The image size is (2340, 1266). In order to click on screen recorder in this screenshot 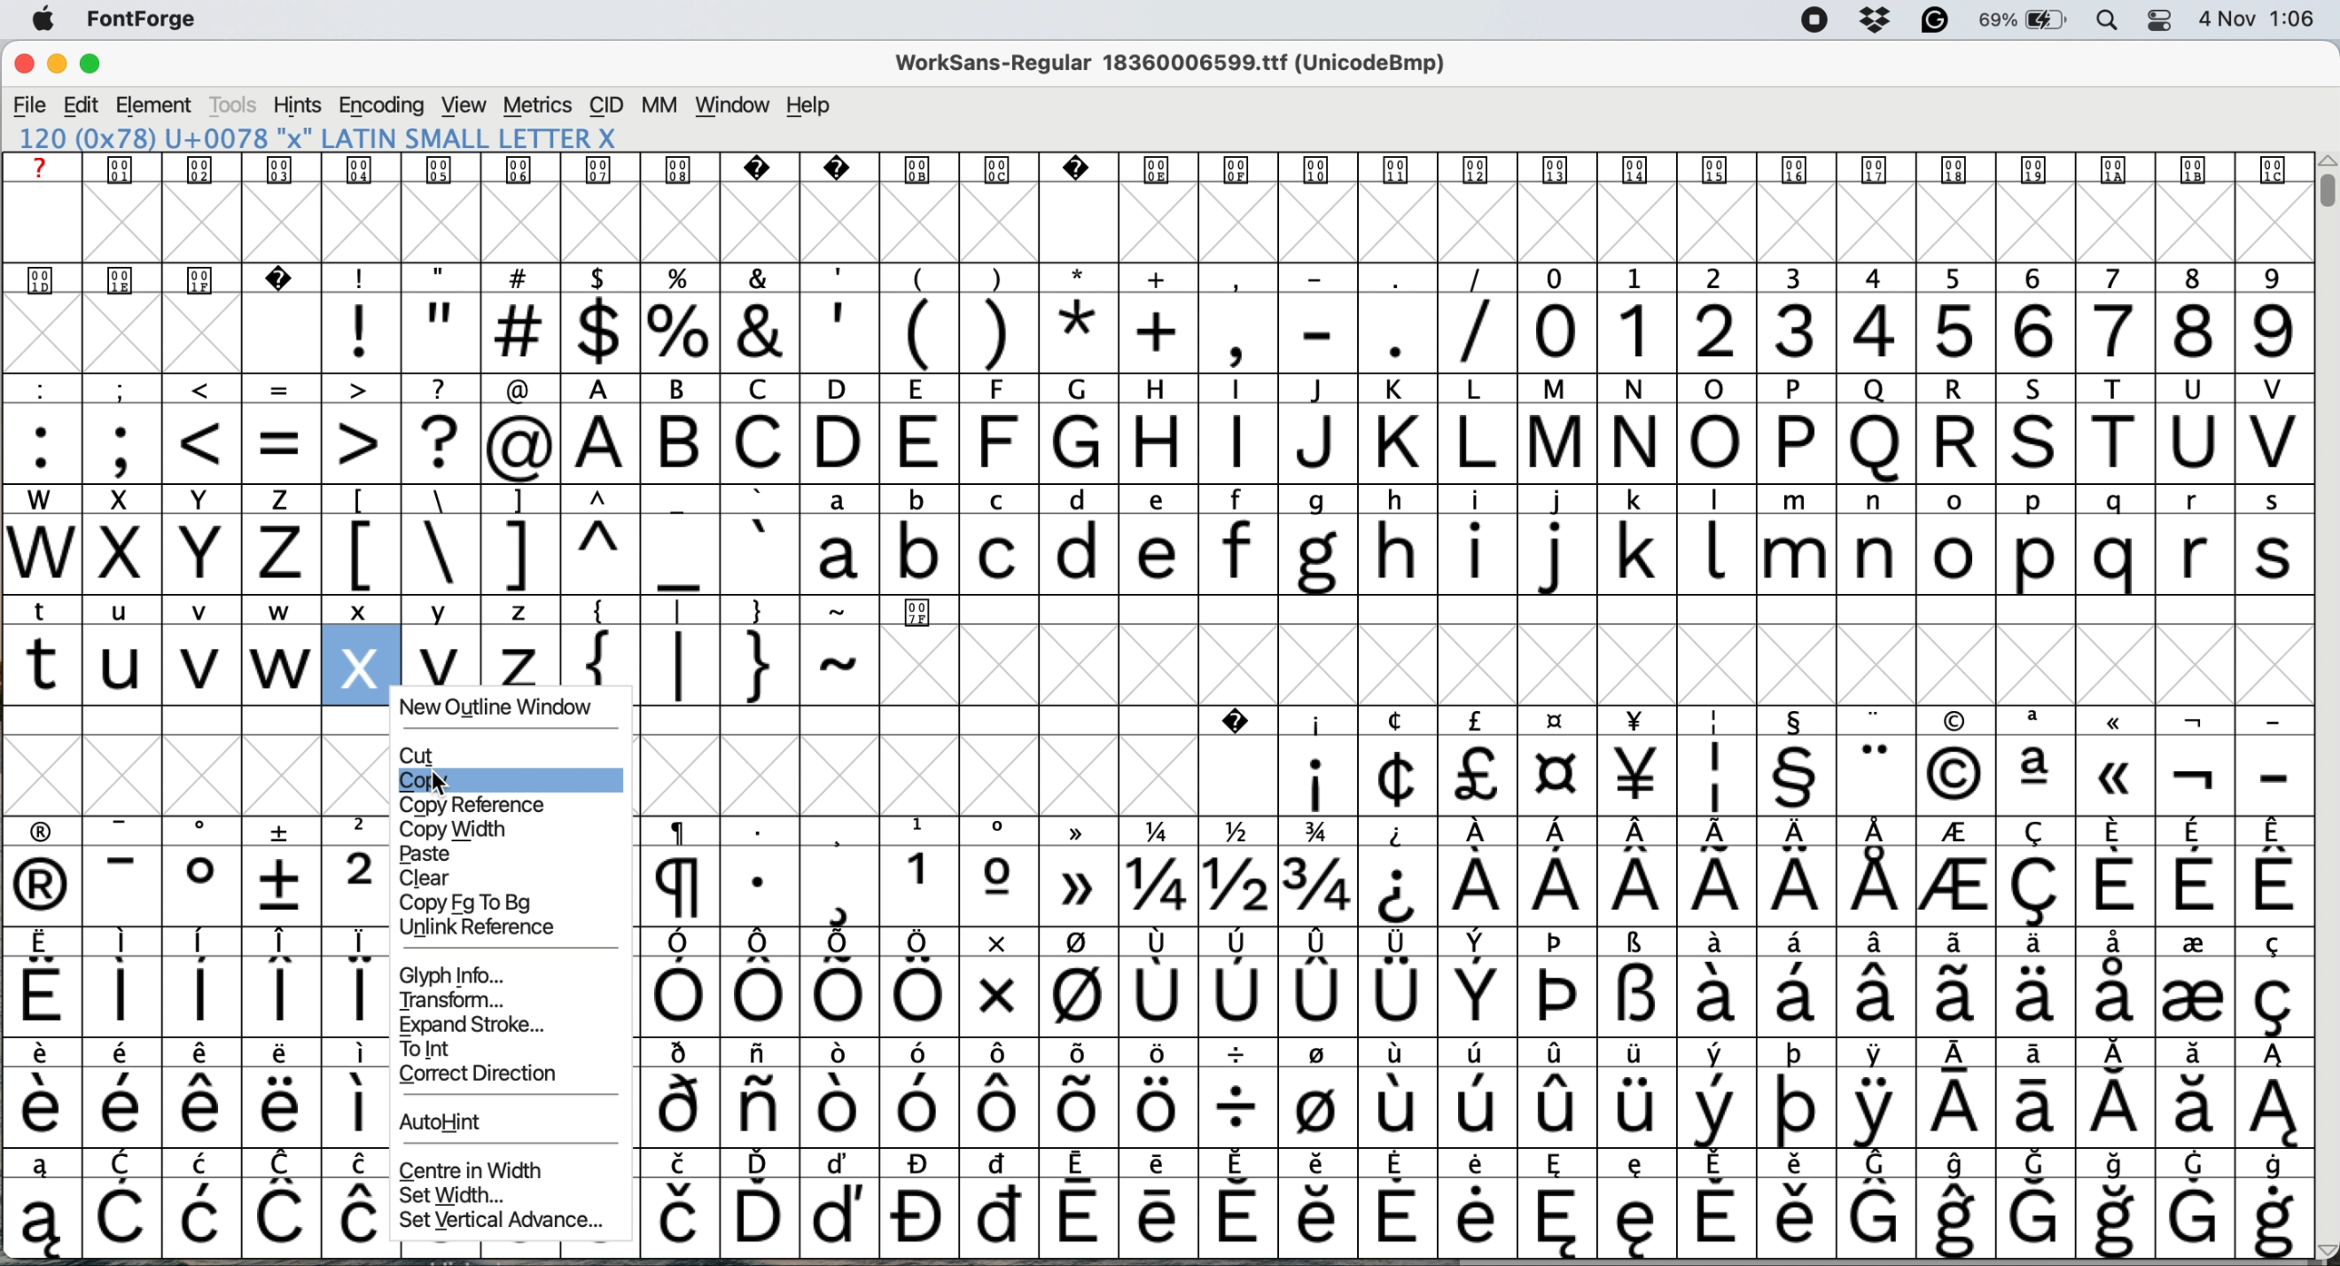, I will do `click(1808, 21)`.